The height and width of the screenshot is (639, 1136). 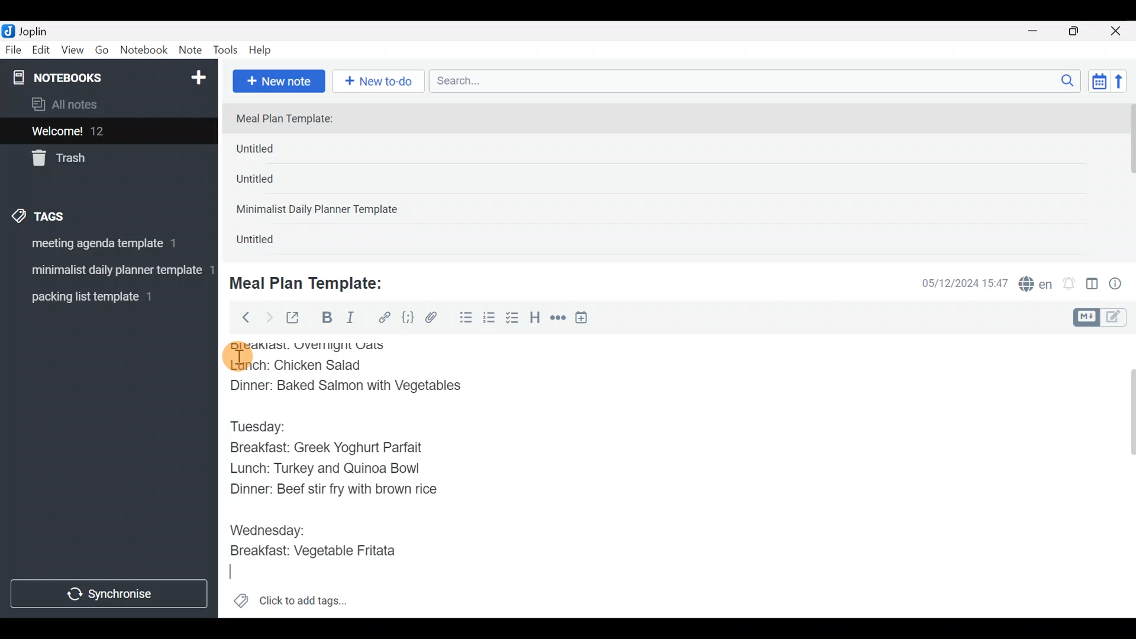 I want to click on Breakfast: Greek Yoghurt Parfait, so click(x=334, y=447).